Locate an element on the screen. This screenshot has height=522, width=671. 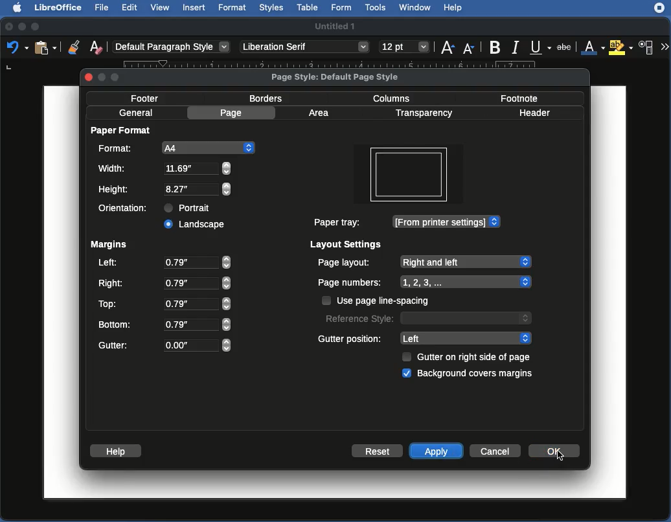
checkbox is located at coordinates (407, 374).